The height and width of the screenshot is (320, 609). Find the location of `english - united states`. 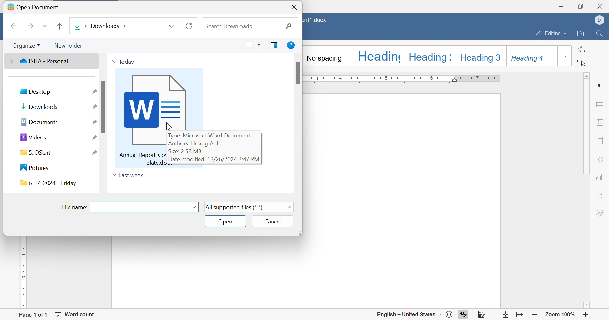

english - united states is located at coordinates (409, 315).